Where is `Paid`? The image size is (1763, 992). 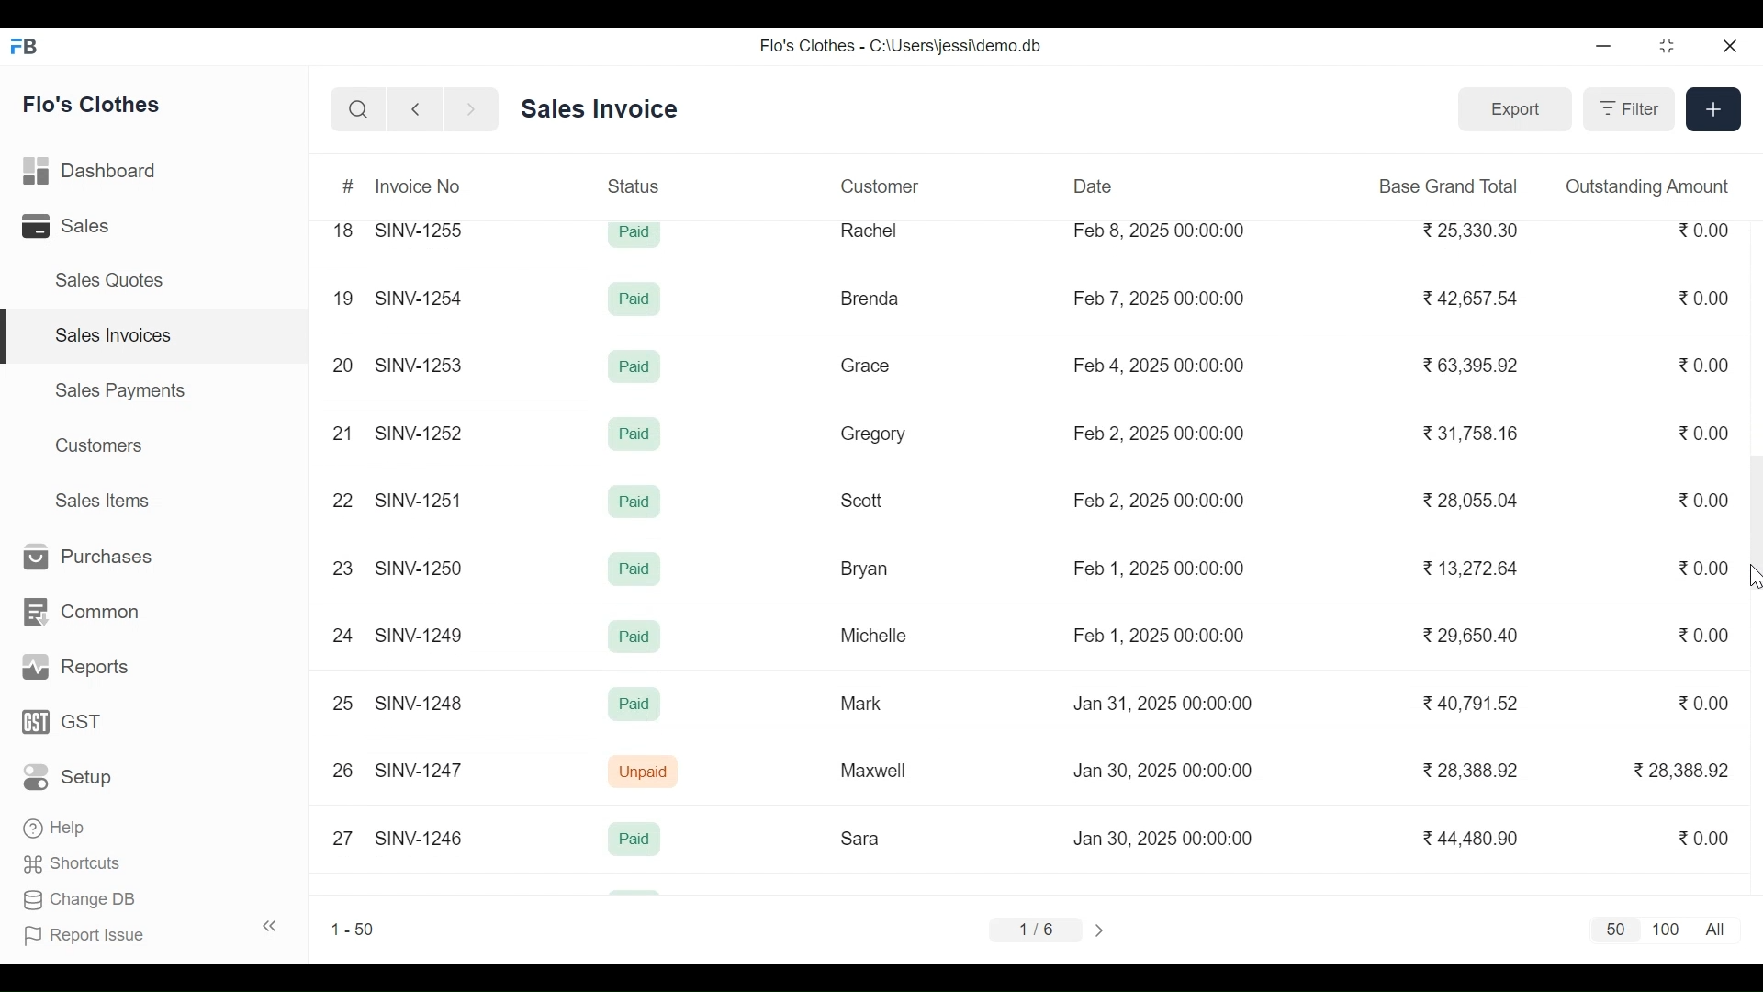 Paid is located at coordinates (635, 502).